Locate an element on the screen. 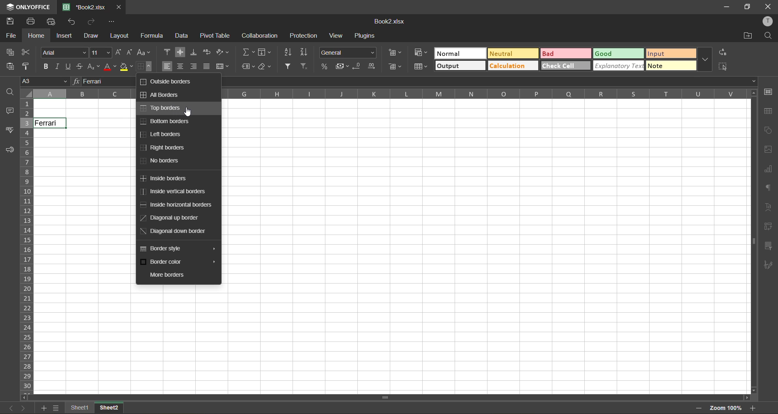  strikethrough is located at coordinates (80, 66).